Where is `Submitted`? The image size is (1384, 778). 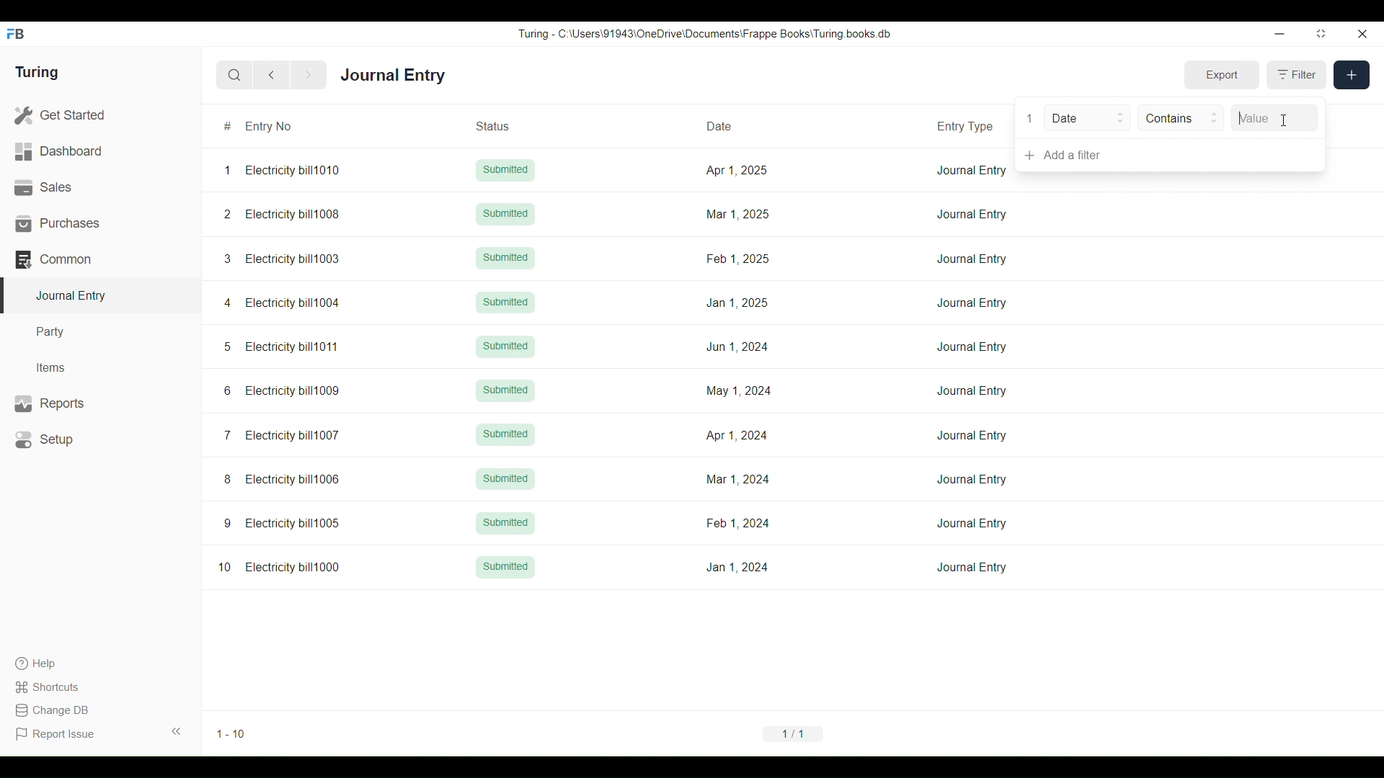
Submitted is located at coordinates (505, 434).